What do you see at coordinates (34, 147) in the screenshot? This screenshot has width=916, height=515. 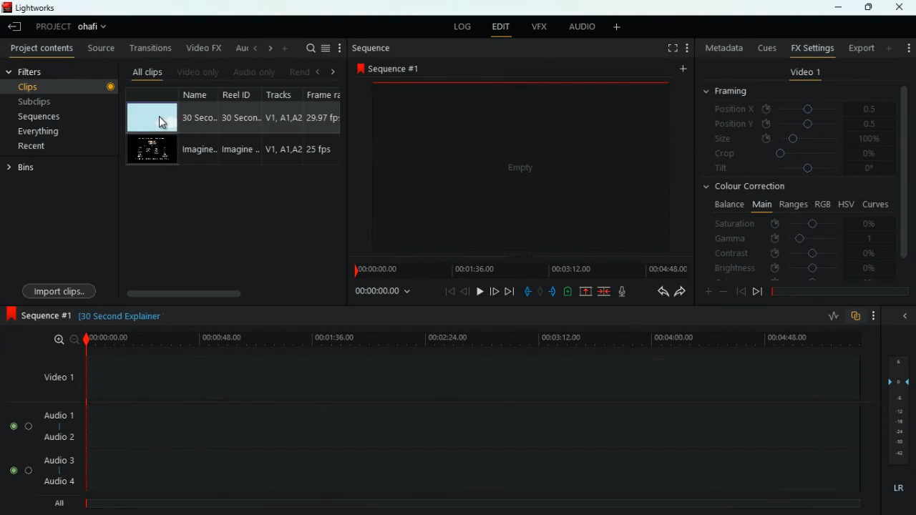 I see `recent` at bounding box center [34, 147].